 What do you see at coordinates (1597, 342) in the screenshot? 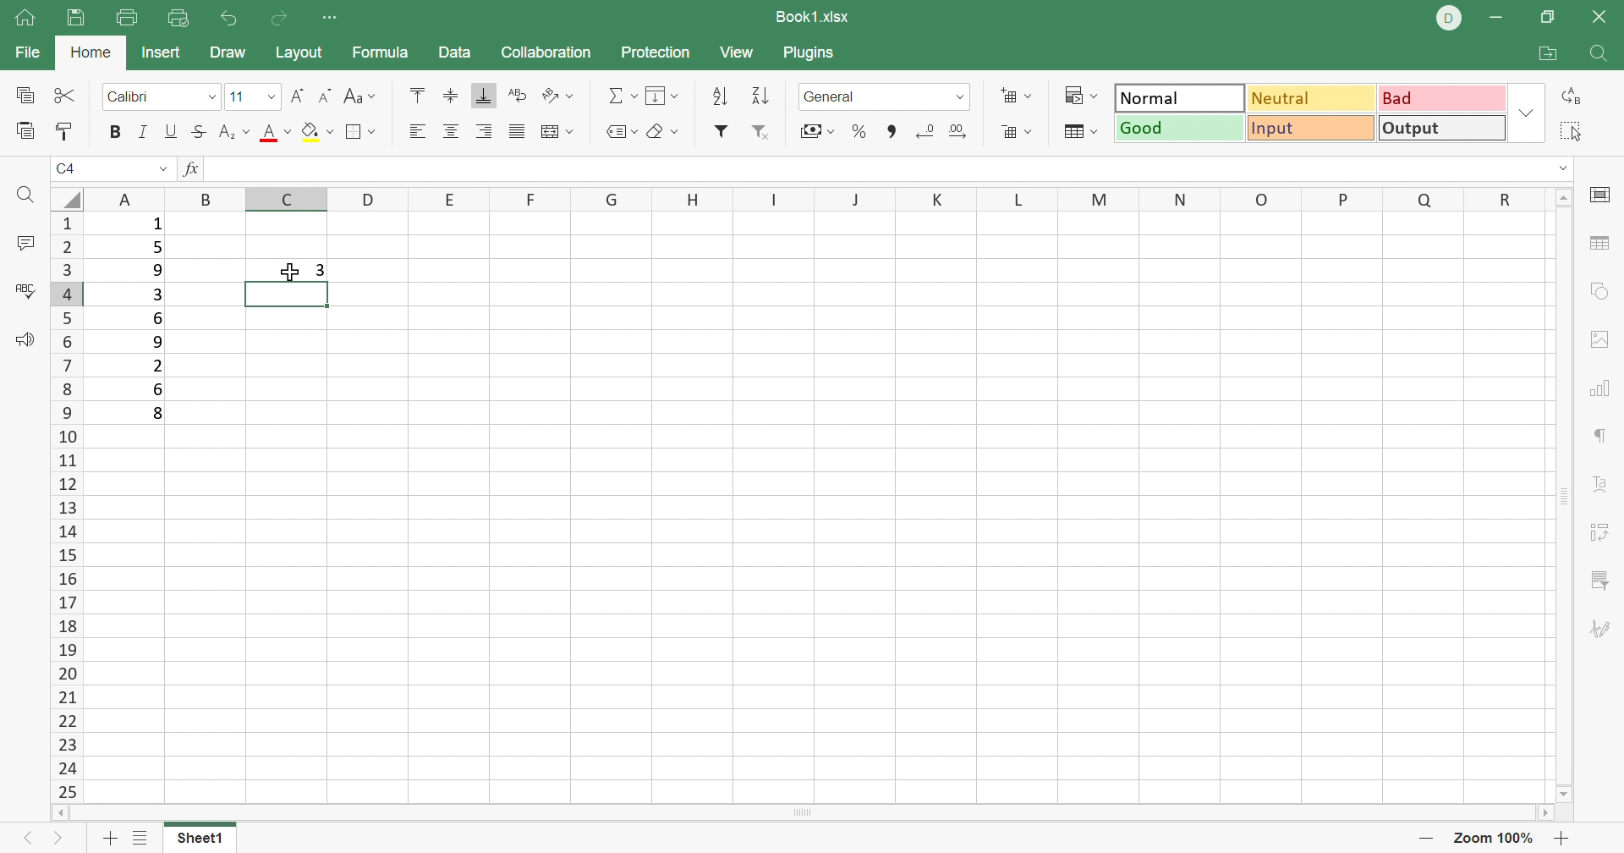
I see `Image settings` at bounding box center [1597, 342].